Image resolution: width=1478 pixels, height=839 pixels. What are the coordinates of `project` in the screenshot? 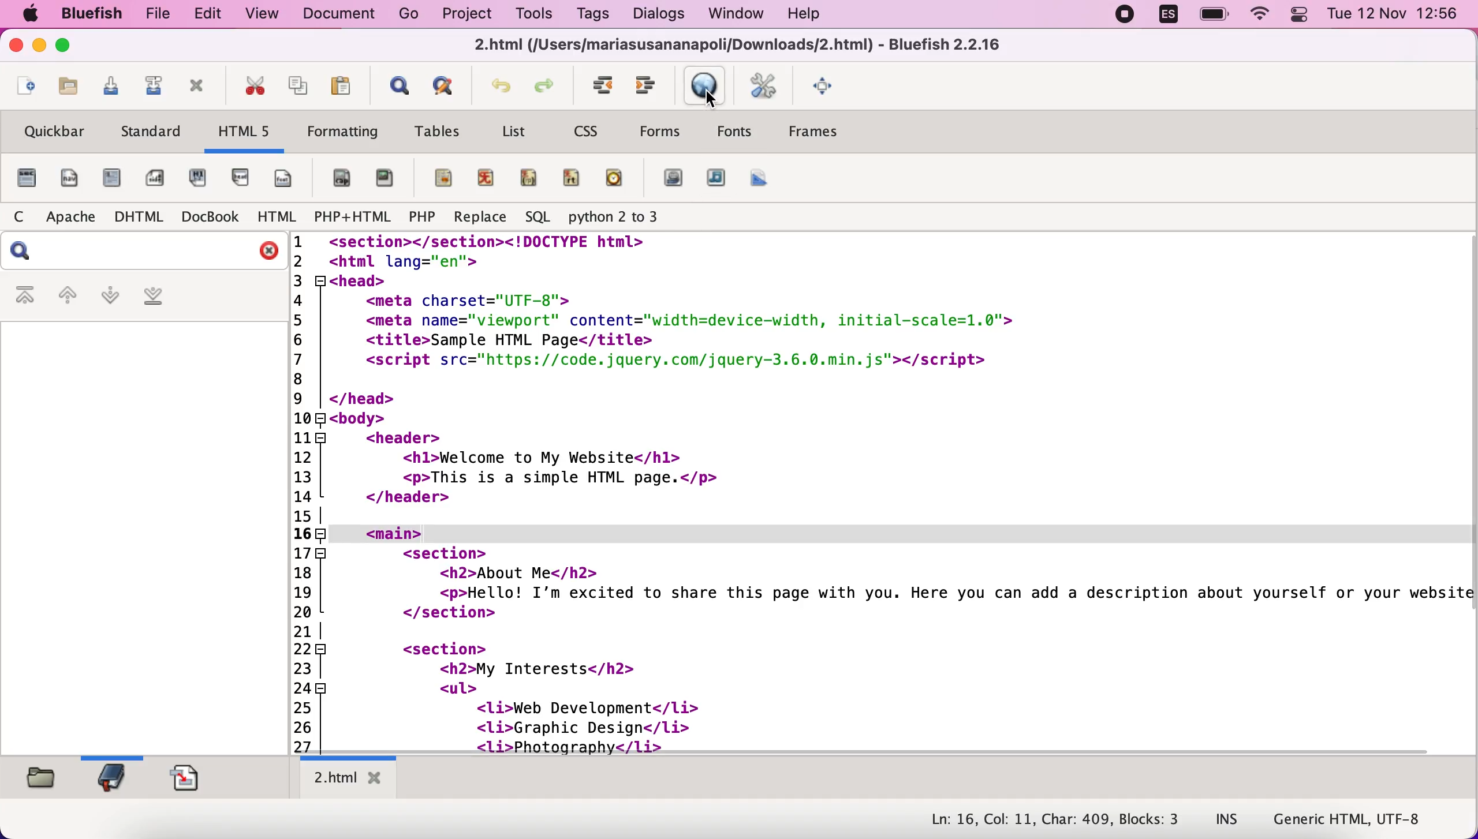 It's located at (471, 16).